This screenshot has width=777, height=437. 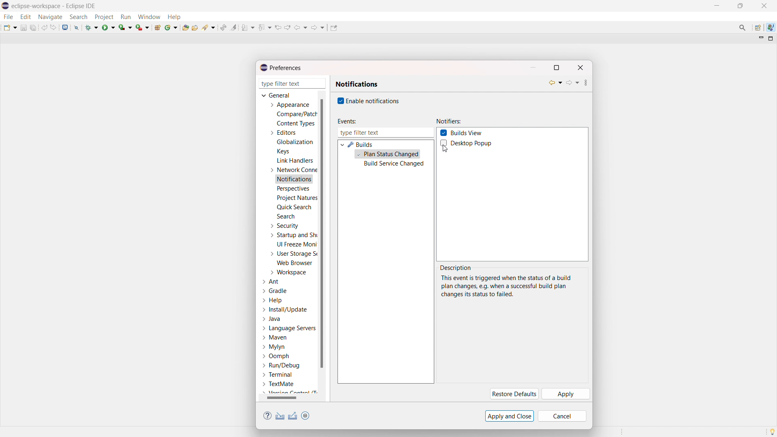 I want to click on help, so click(x=273, y=300).